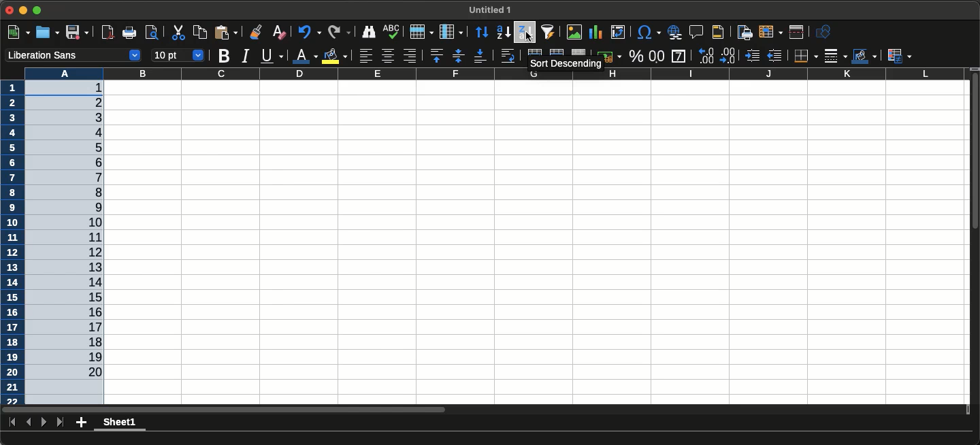 The image size is (980, 445). What do you see at coordinates (38, 10) in the screenshot?
I see `Expand` at bounding box center [38, 10].